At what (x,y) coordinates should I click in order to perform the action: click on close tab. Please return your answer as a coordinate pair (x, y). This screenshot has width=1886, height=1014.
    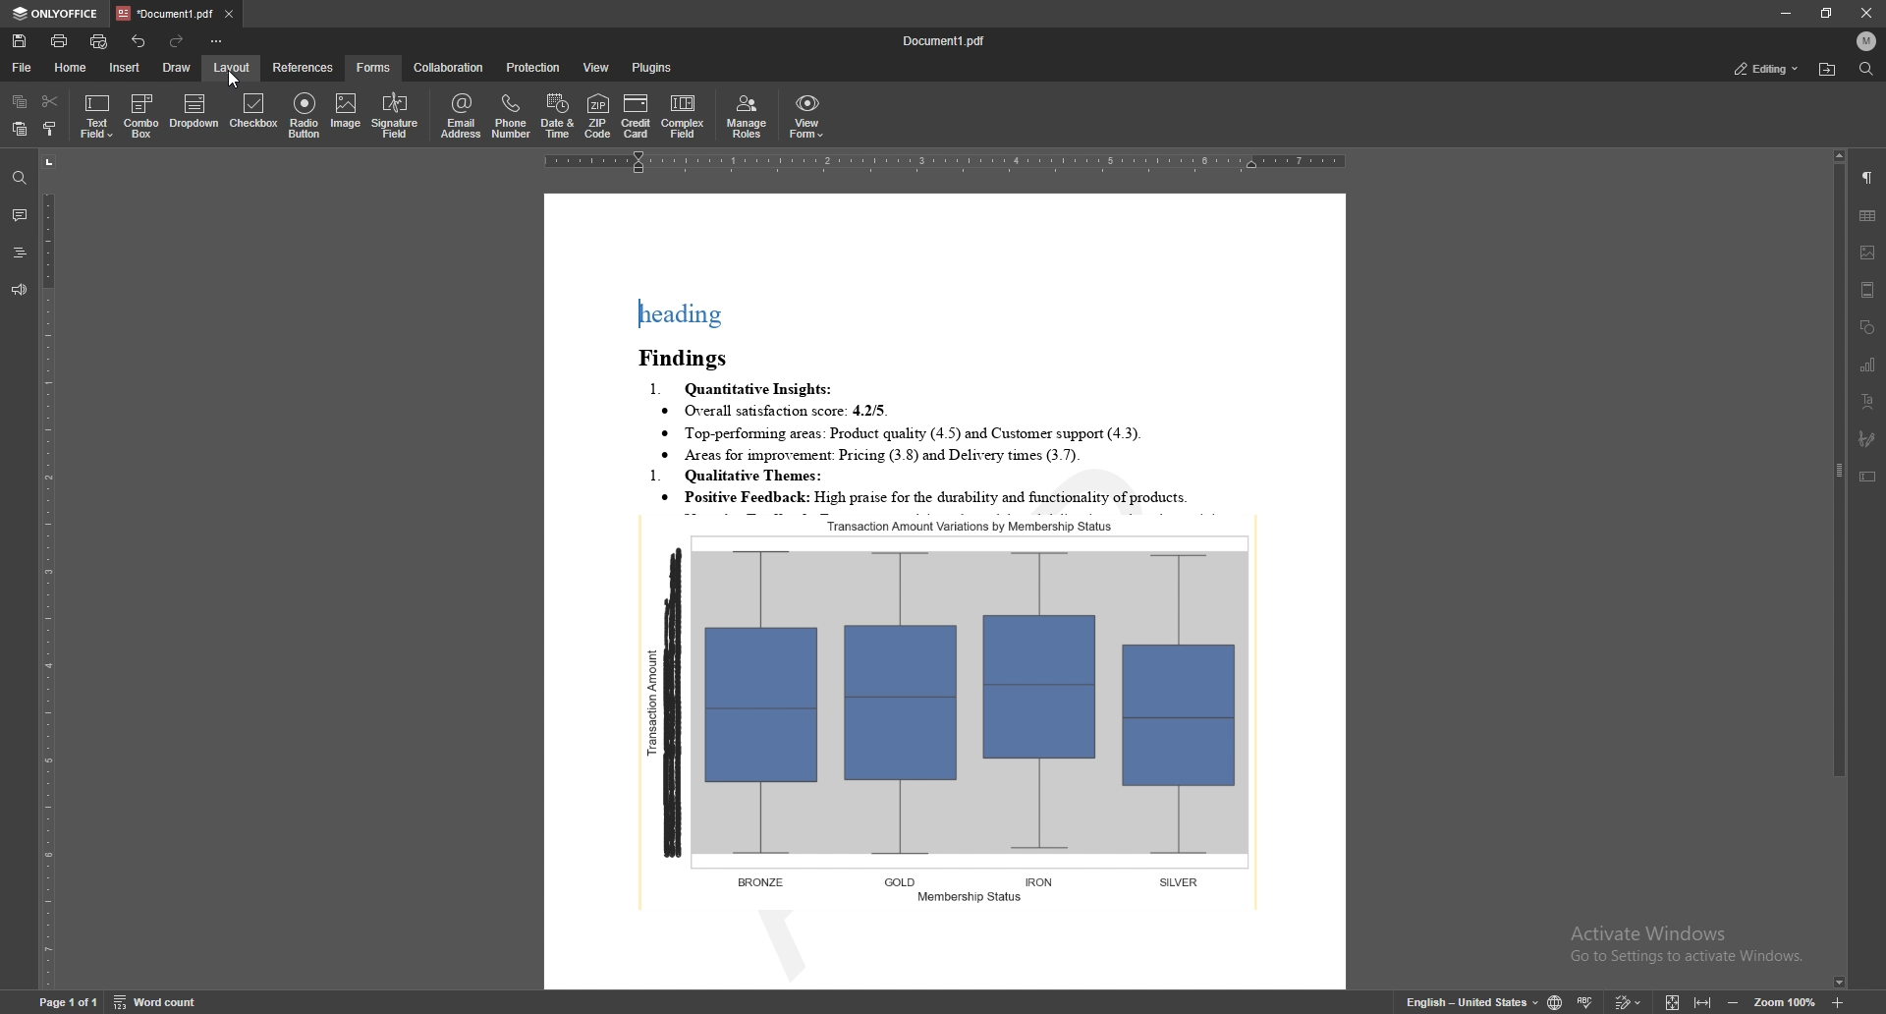
    Looking at the image, I should click on (229, 13).